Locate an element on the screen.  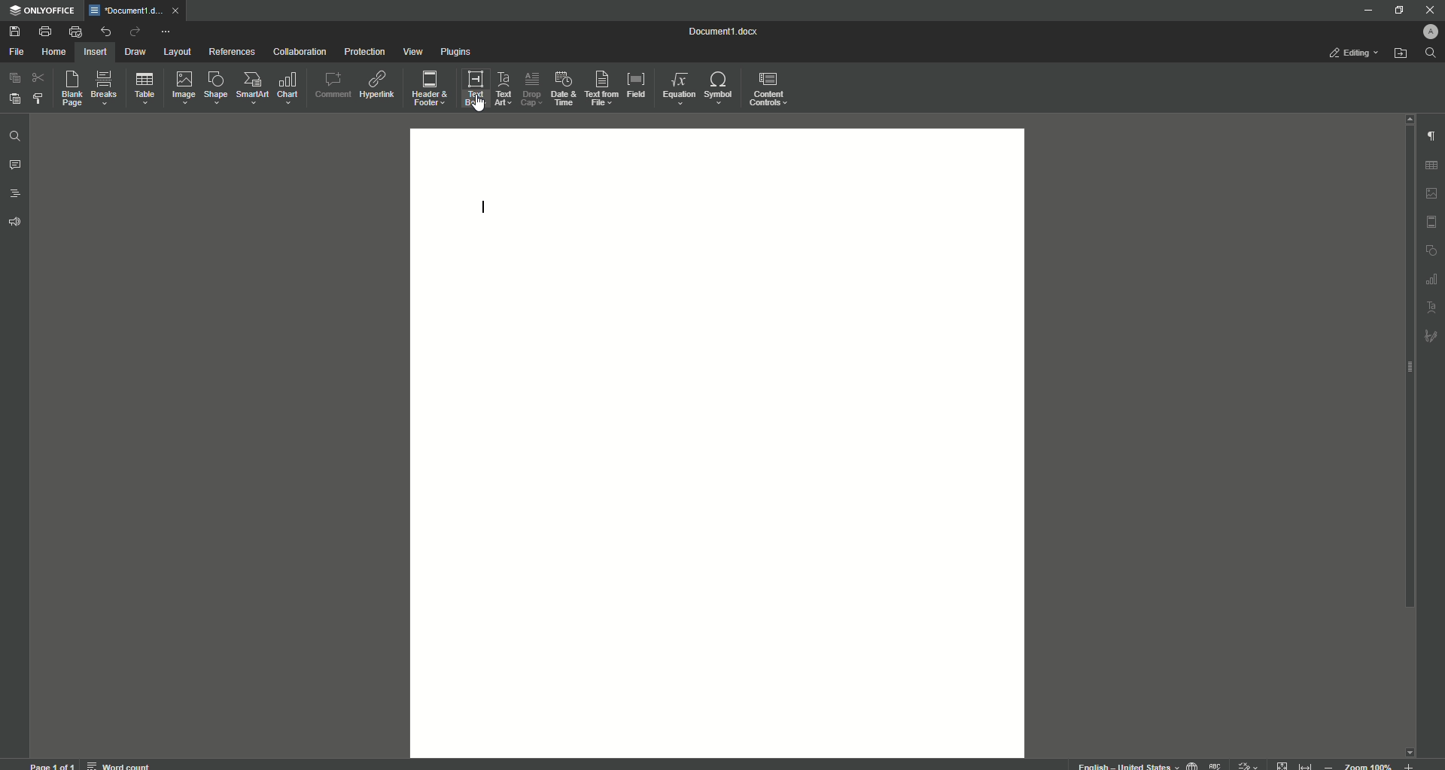
signature is located at coordinates (1431, 338).